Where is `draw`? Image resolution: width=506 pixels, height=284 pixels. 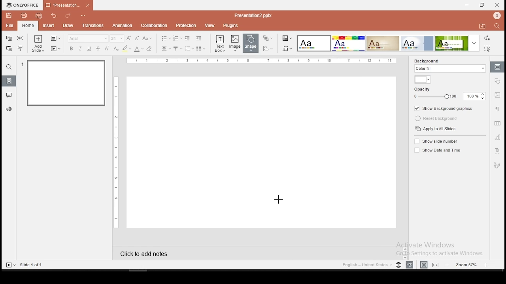
draw is located at coordinates (68, 26).